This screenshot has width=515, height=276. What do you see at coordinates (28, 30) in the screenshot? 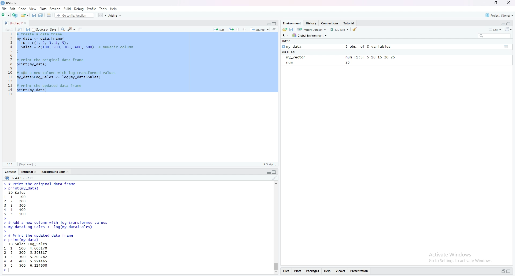
I see `save current document` at bounding box center [28, 30].